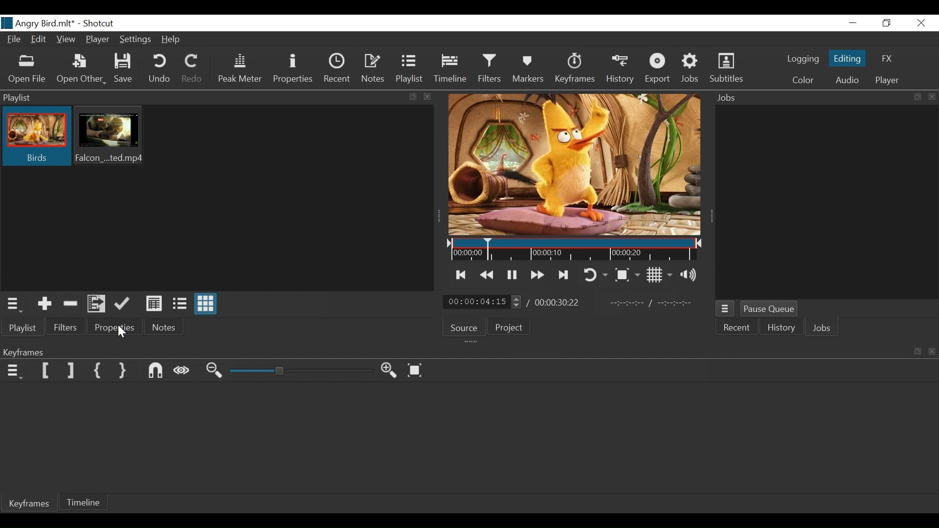  What do you see at coordinates (192, 69) in the screenshot?
I see `Redo` at bounding box center [192, 69].